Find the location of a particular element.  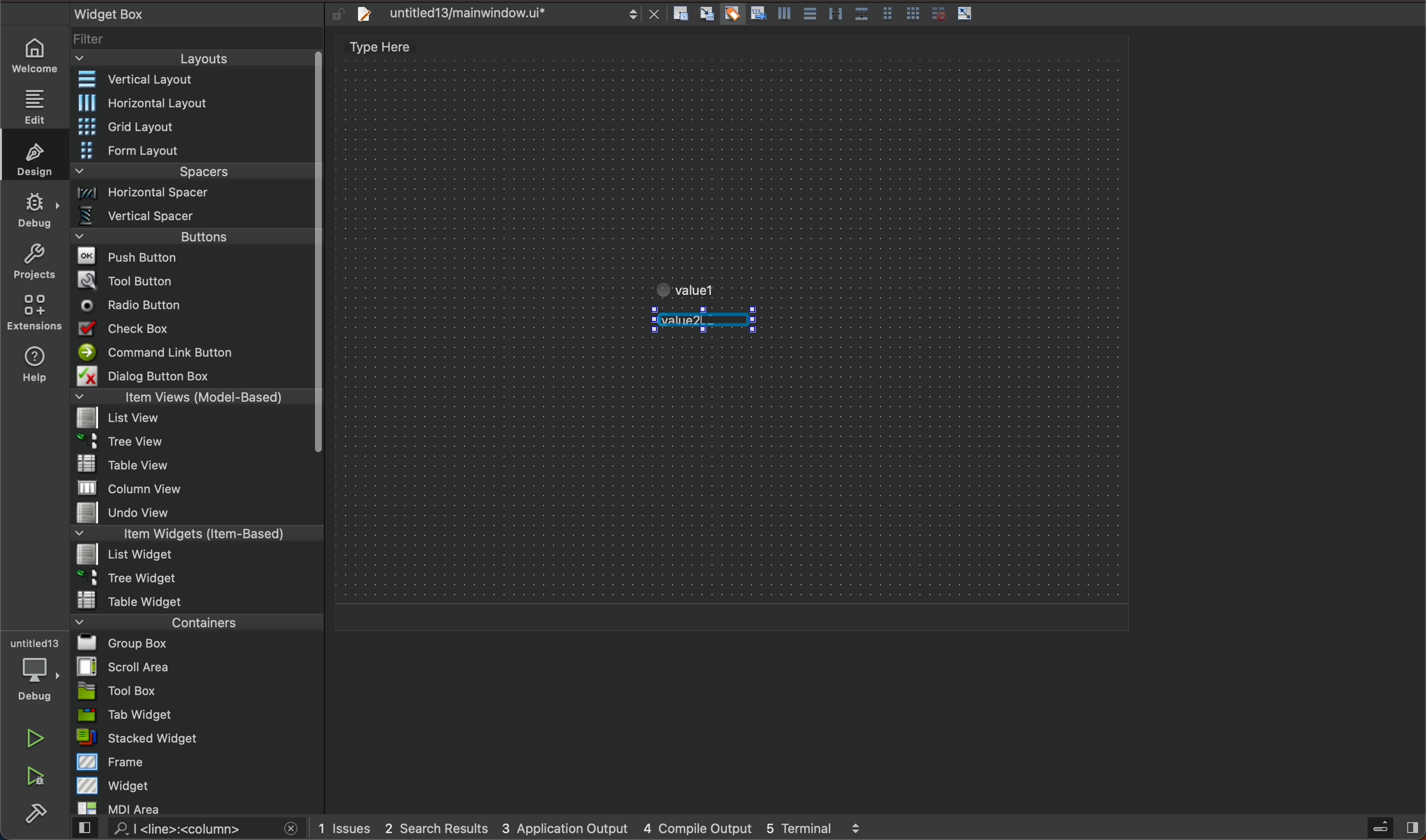

vertical spacer is located at coordinates (192, 218).